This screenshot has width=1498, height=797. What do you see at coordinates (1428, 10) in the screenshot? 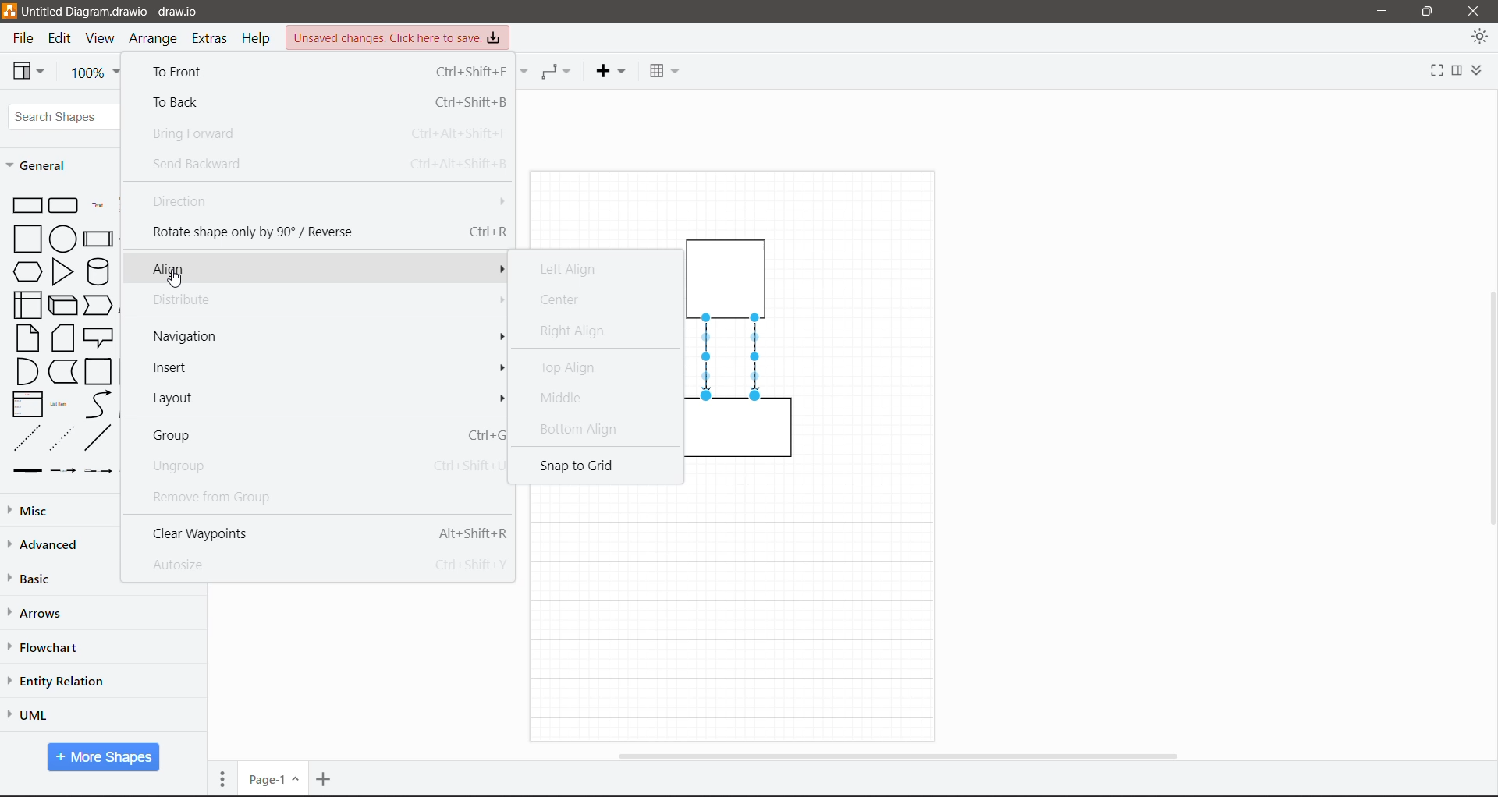
I see `Restore Down` at bounding box center [1428, 10].